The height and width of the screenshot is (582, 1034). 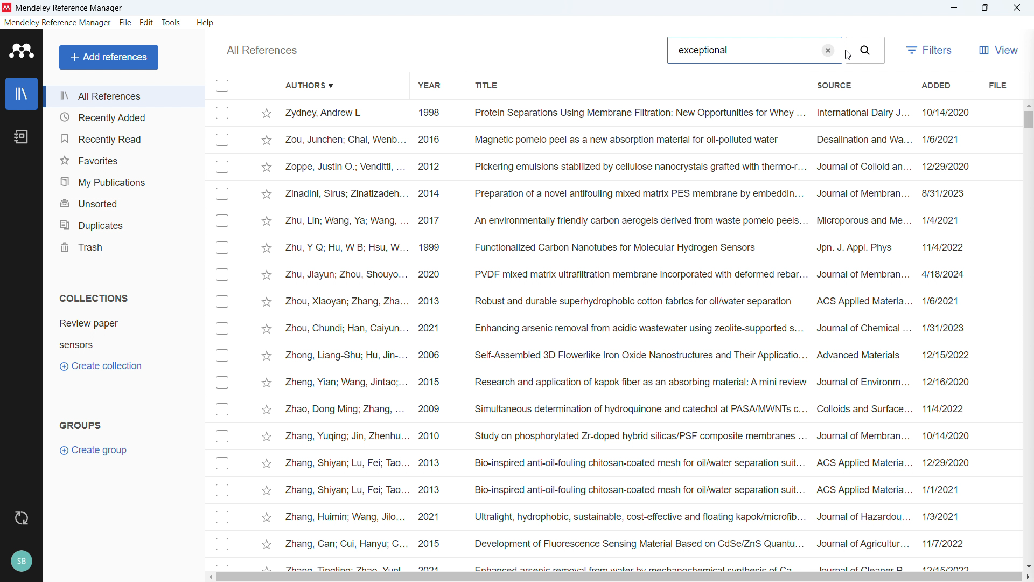 What do you see at coordinates (123, 224) in the screenshot?
I see `Duplicates ` at bounding box center [123, 224].